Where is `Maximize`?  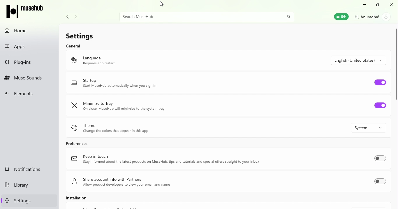
Maximize is located at coordinates (377, 5).